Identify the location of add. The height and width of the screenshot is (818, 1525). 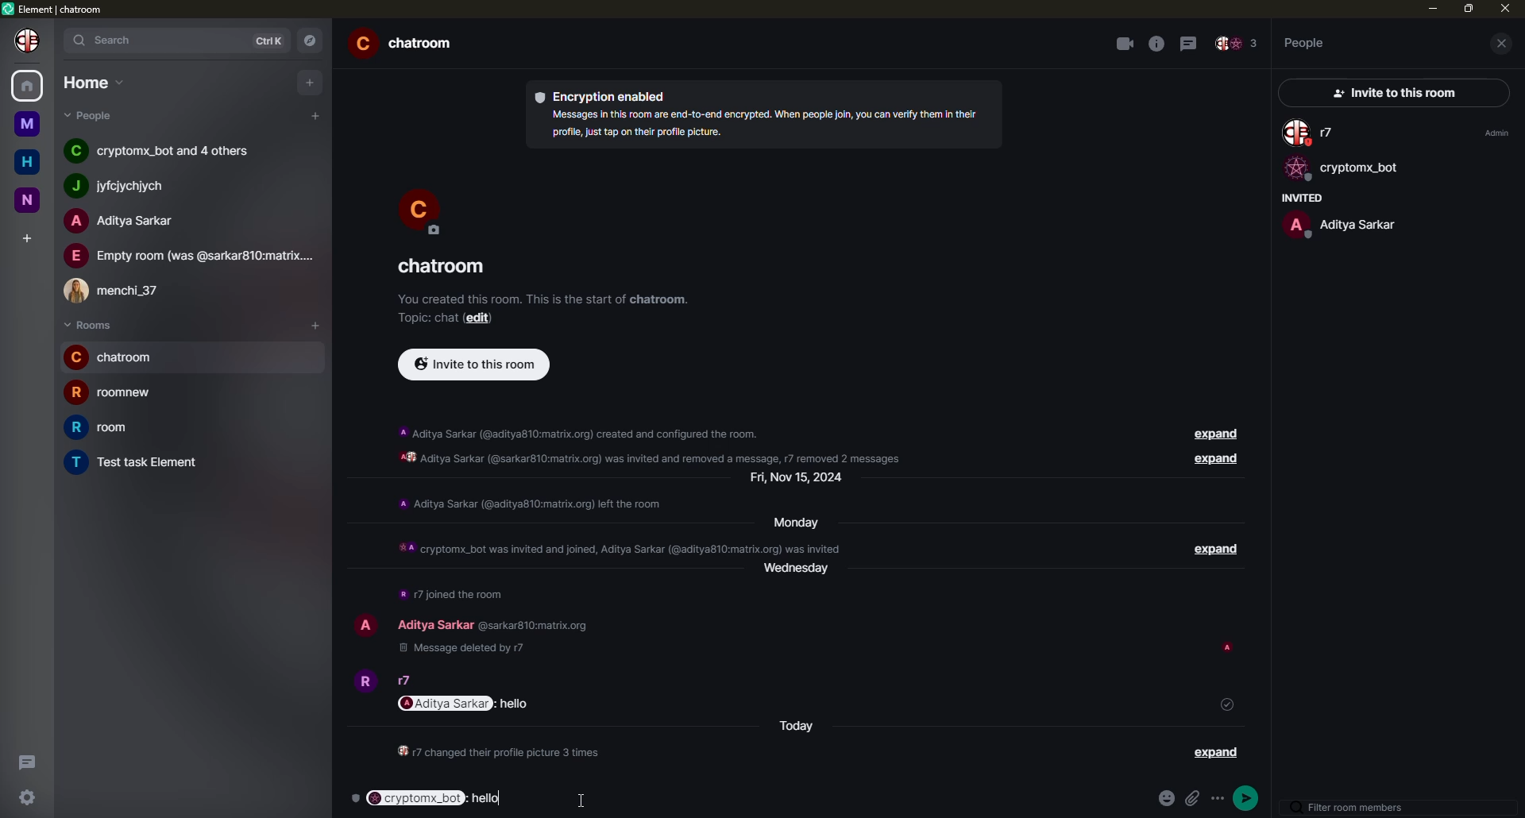
(315, 115).